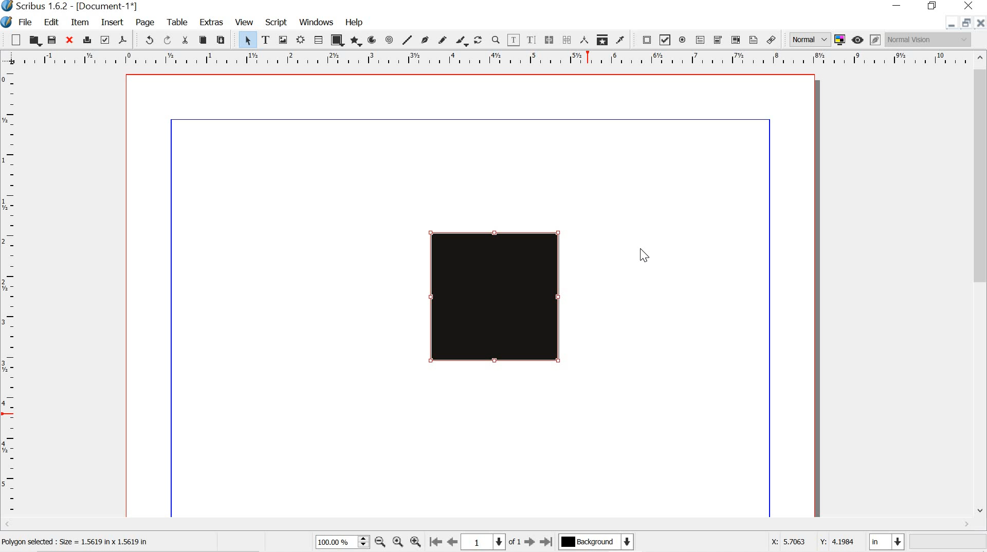  What do you see at coordinates (735, 40) in the screenshot?
I see `pdf list` at bounding box center [735, 40].